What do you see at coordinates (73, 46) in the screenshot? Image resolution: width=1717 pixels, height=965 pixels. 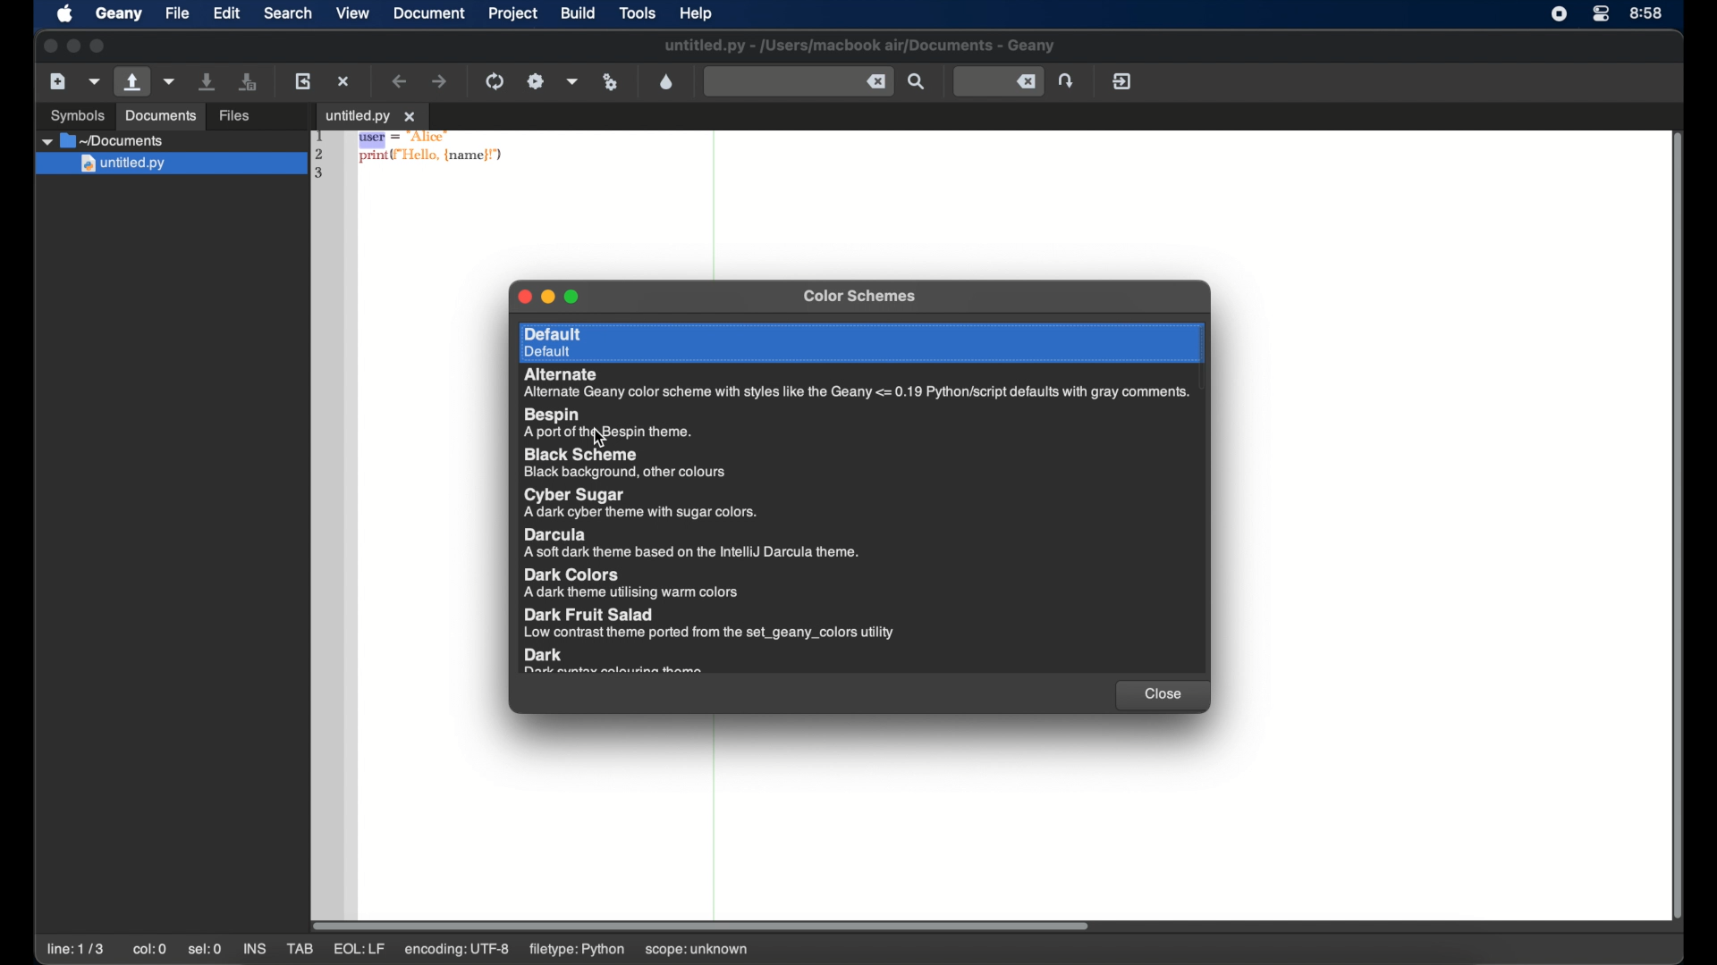 I see `minimize` at bounding box center [73, 46].